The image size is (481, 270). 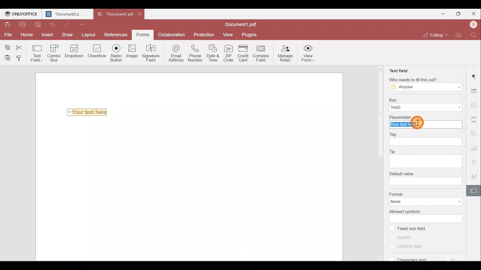 What do you see at coordinates (391, 258) in the screenshot?
I see `checkbox` at bounding box center [391, 258].